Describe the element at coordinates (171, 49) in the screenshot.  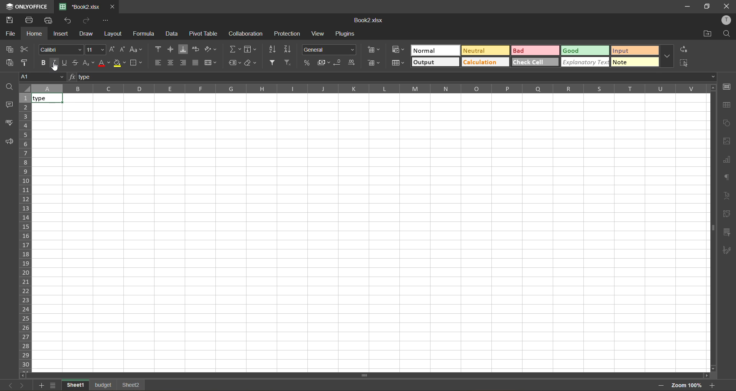
I see `align middle` at that location.